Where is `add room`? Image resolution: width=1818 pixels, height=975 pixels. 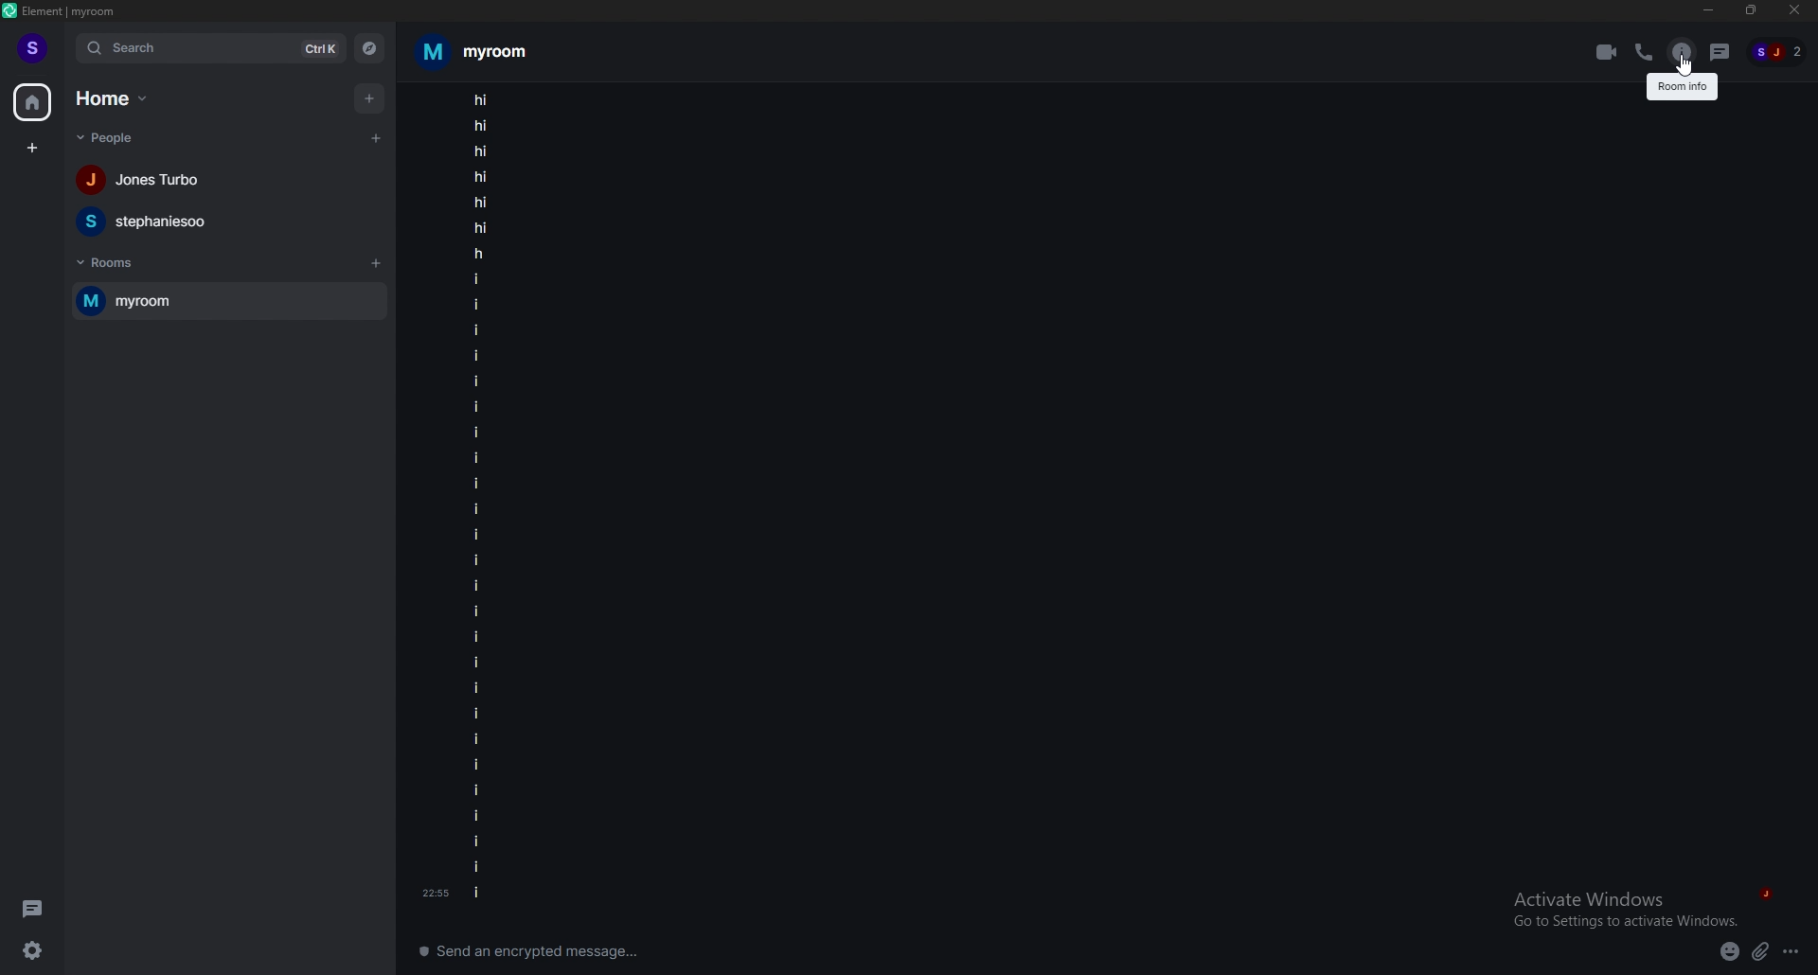
add room is located at coordinates (377, 263).